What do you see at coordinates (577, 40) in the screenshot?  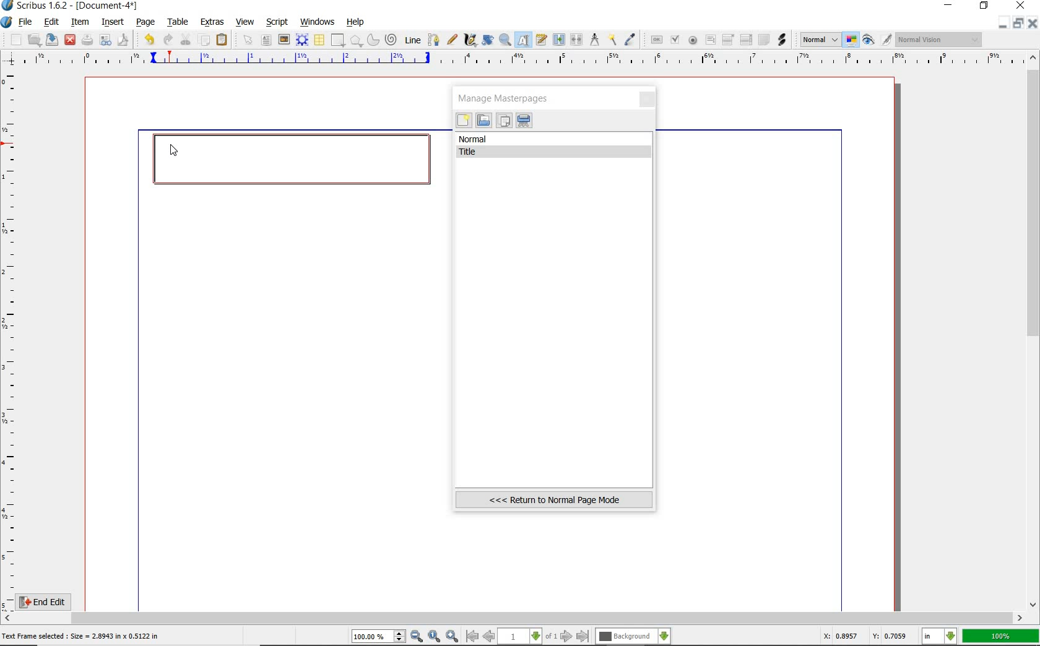 I see `unlink text frames` at bounding box center [577, 40].